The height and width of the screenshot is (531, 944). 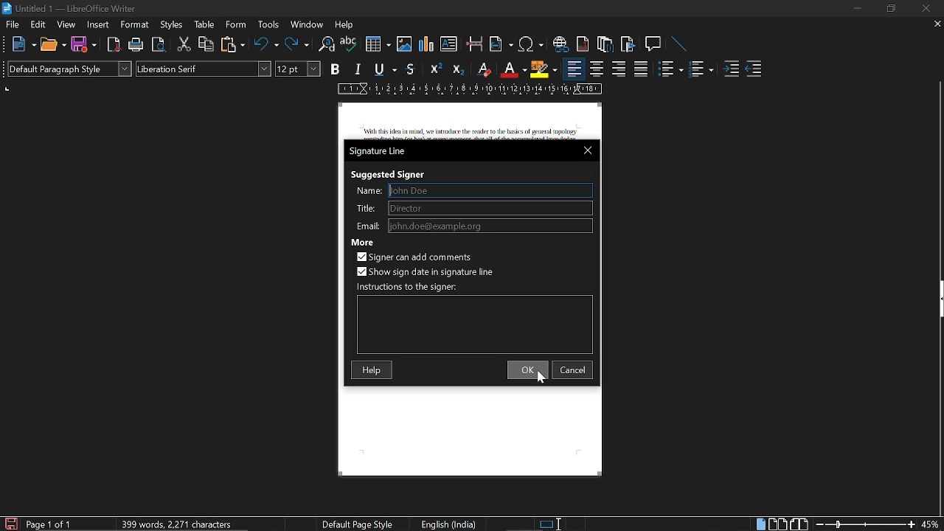 What do you see at coordinates (84, 44) in the screenshot?
I see `save` at bounding box center [84, 44].